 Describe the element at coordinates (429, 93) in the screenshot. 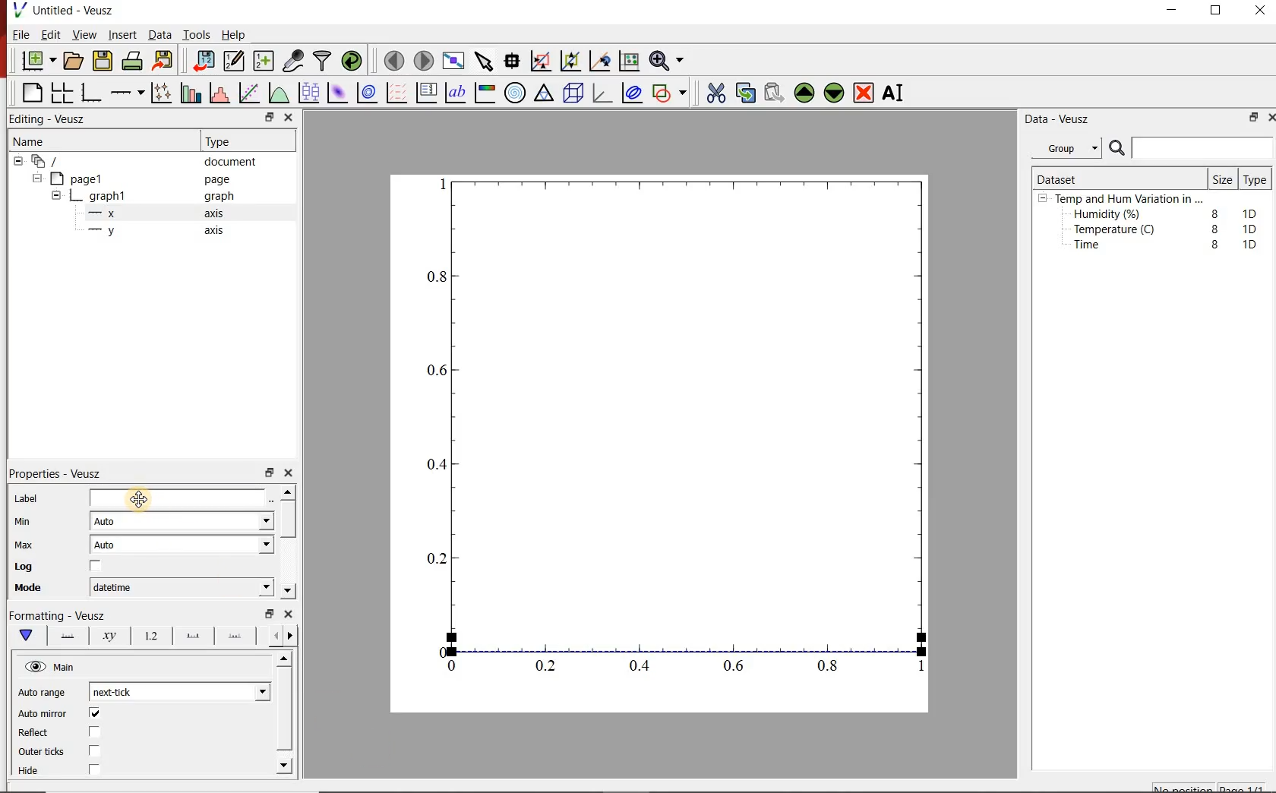

I see `plot key` at that location.